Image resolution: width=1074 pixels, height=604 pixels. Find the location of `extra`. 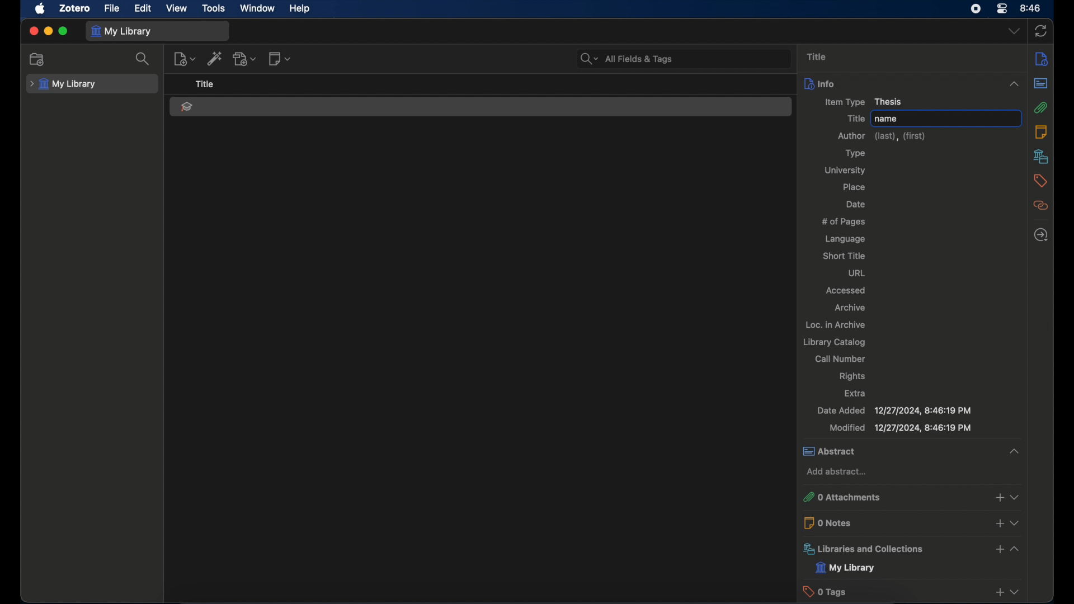

extra is located at coordinates (855, 392).